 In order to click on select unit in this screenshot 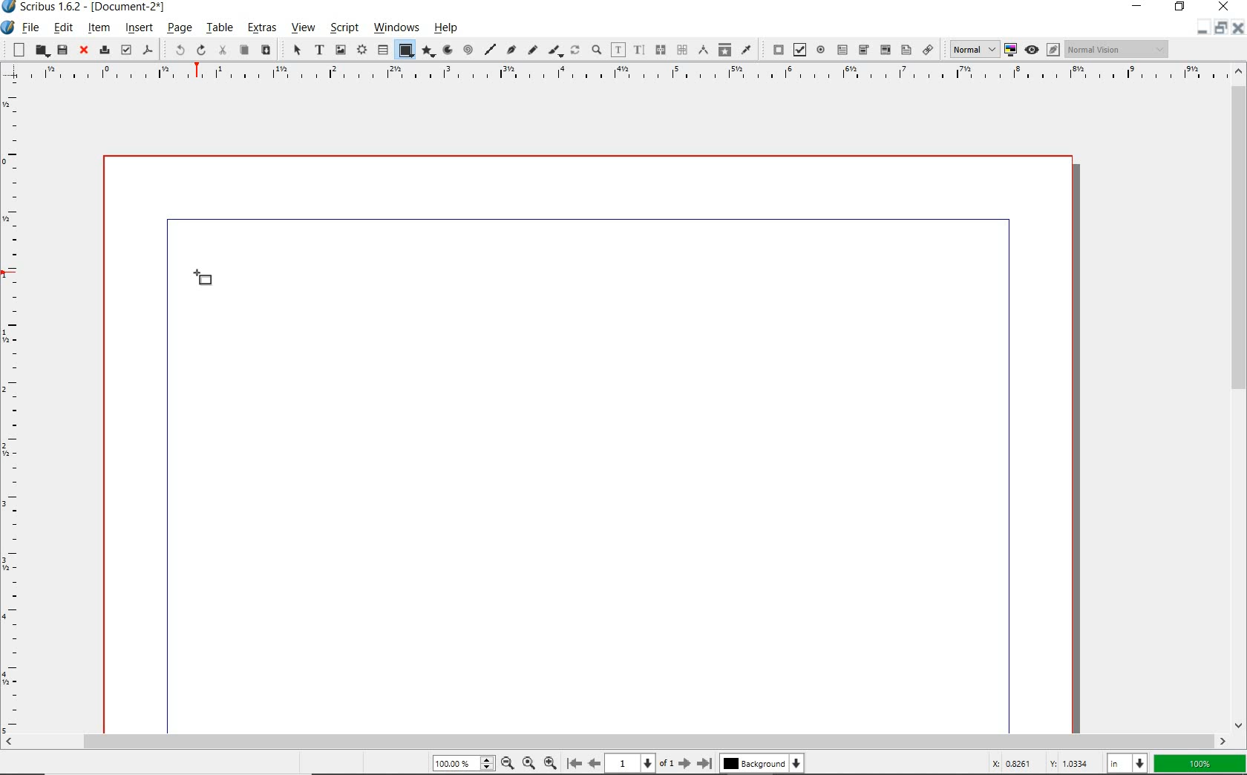, I will do `click(1126, 765)`.